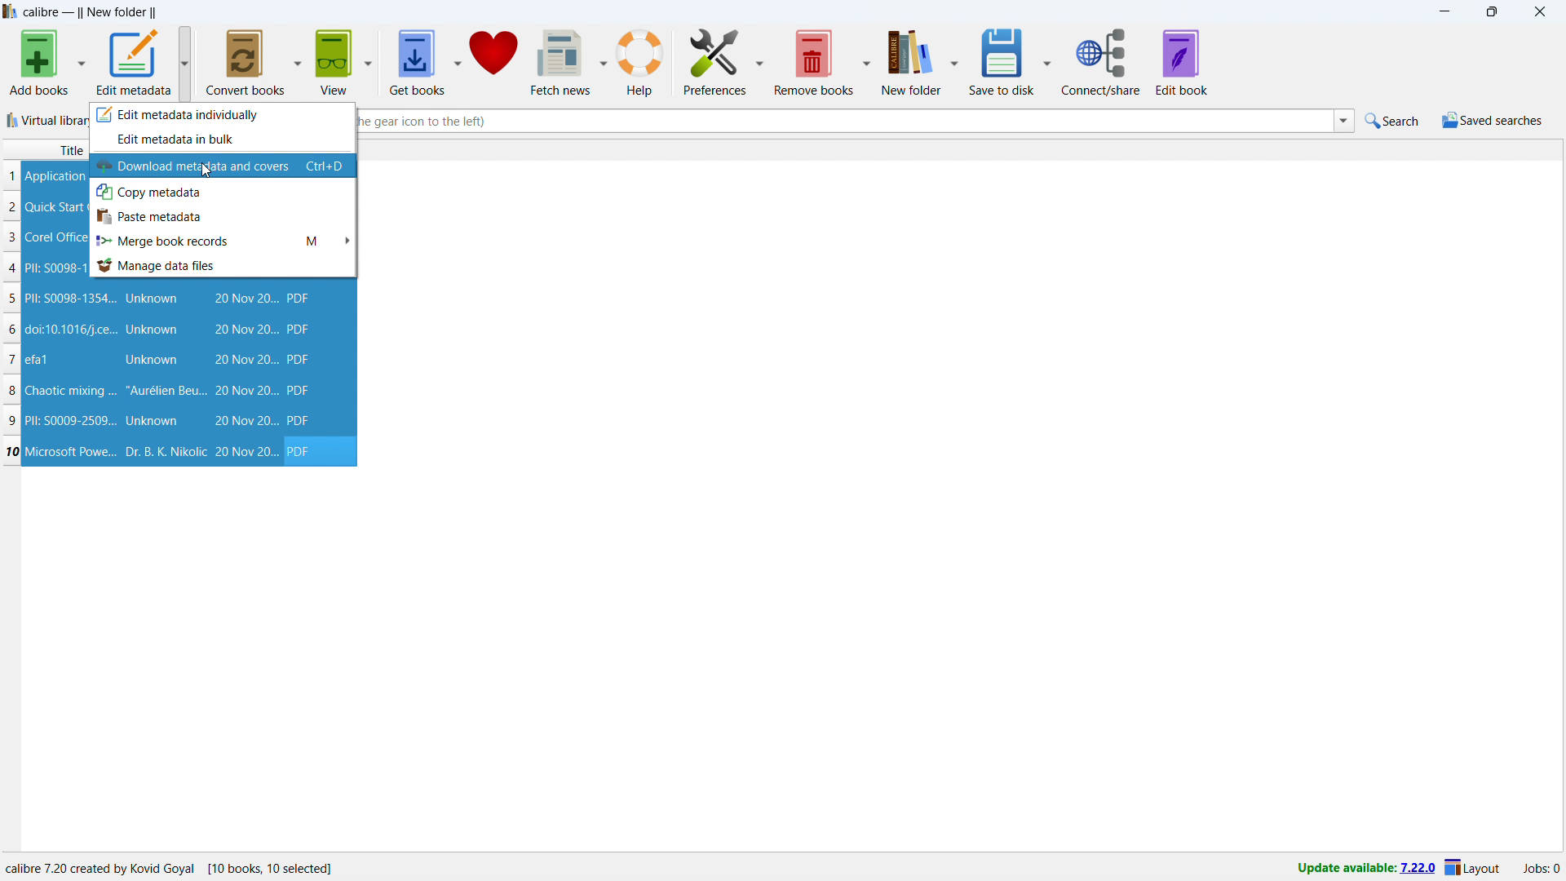 This screenshot has width=1566, height=881. I want to click on PDF, so click(300, 390).